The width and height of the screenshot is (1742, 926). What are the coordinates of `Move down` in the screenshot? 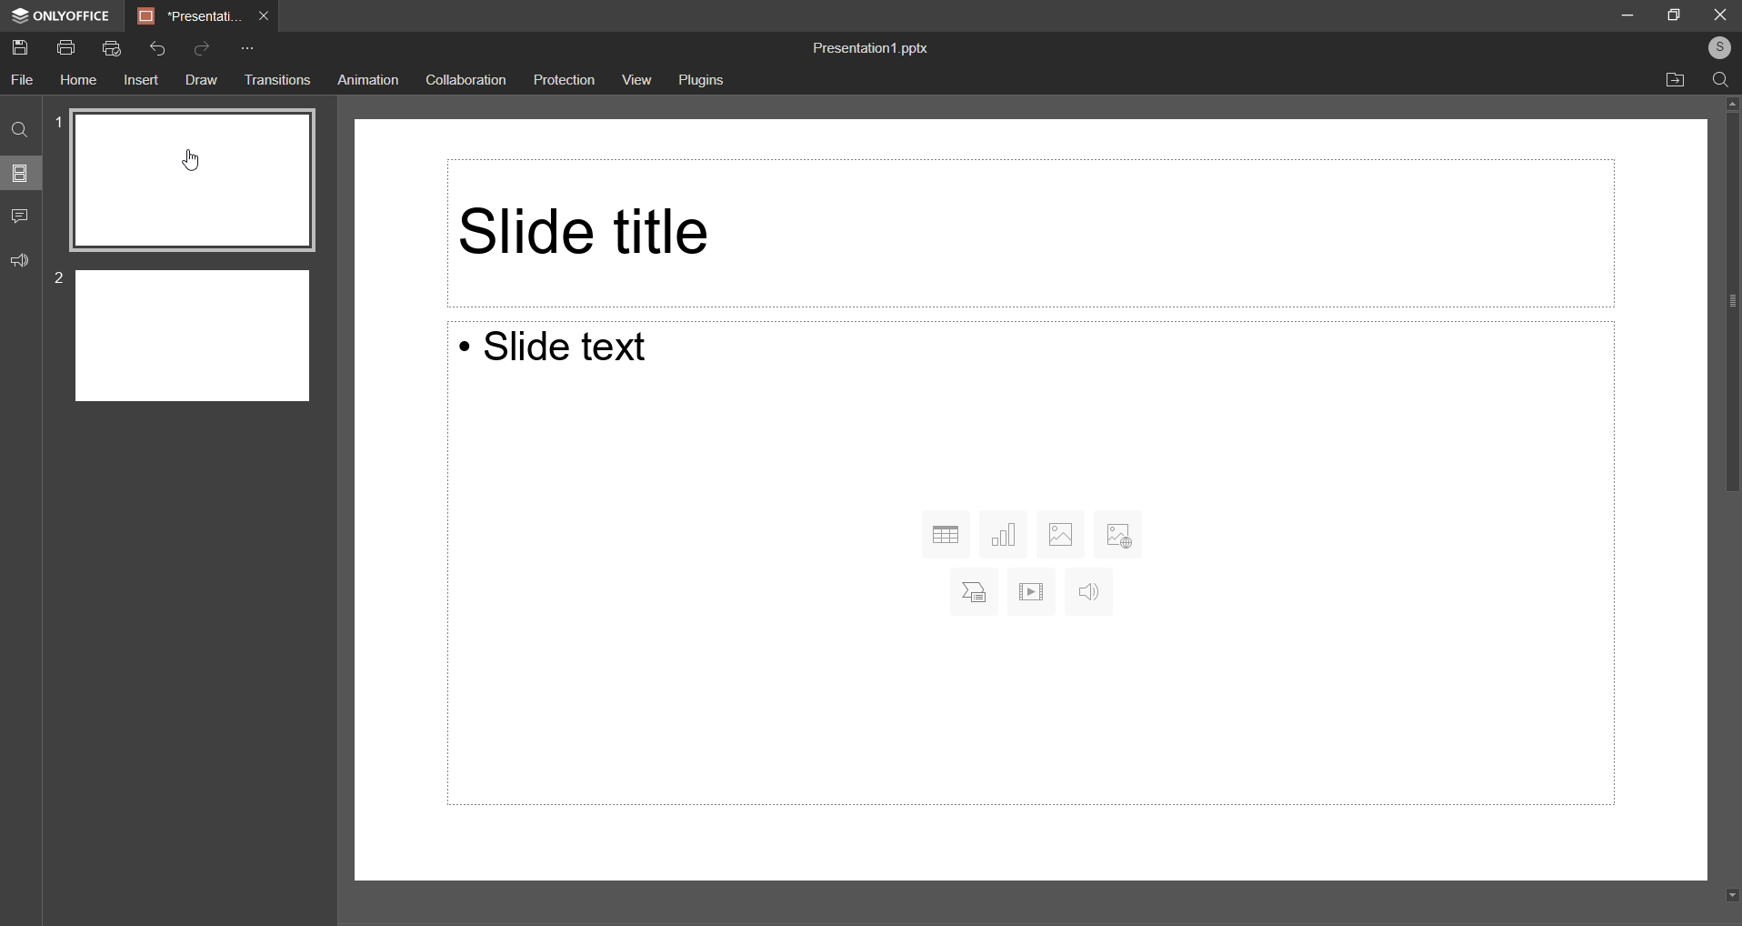 It's located at (1727, 896).